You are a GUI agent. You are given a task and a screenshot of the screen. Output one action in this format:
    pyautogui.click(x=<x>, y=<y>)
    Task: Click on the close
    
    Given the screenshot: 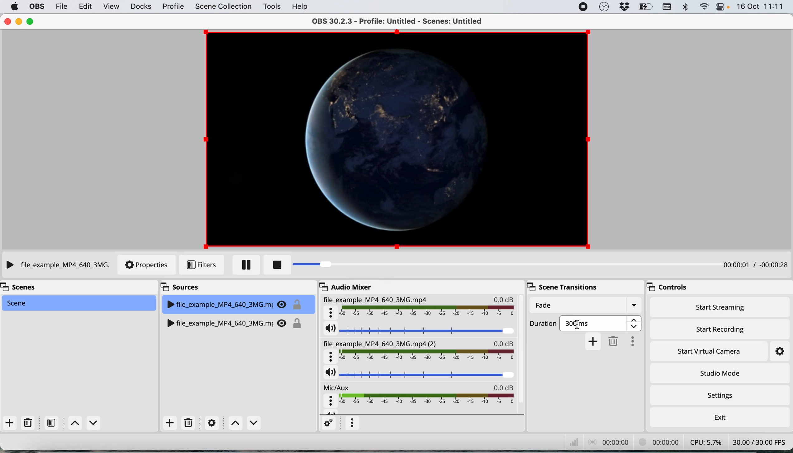 What is the action you would take?
    pyautogui.click(x=7, y=21)
    